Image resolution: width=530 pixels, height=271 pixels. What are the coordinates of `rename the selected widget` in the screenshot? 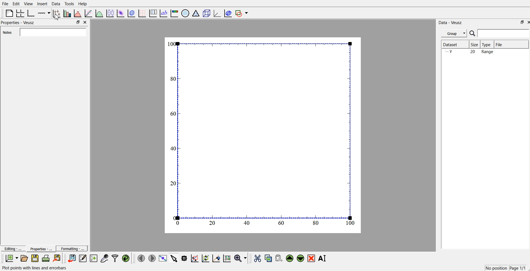 It's located at (323, 258).